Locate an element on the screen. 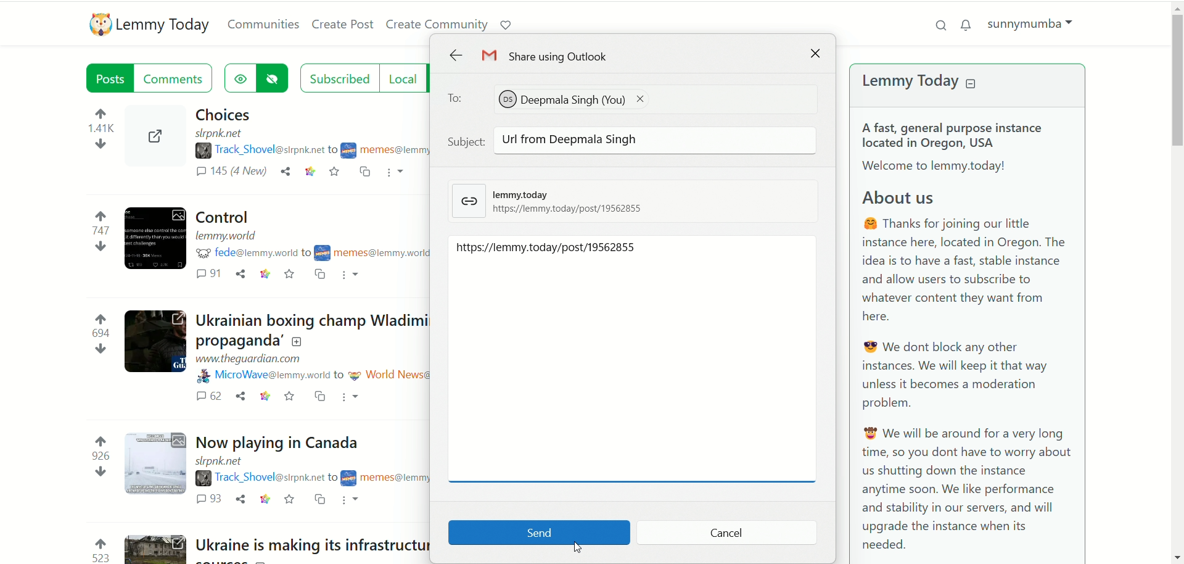 This screenshot has width=1184, height=564. URL is located at coordinates (221, 133).